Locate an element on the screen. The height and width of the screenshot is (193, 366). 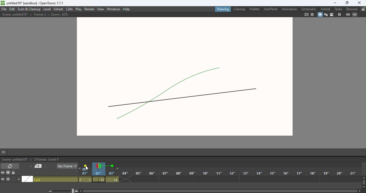
View is located at coordinates (101, 9).